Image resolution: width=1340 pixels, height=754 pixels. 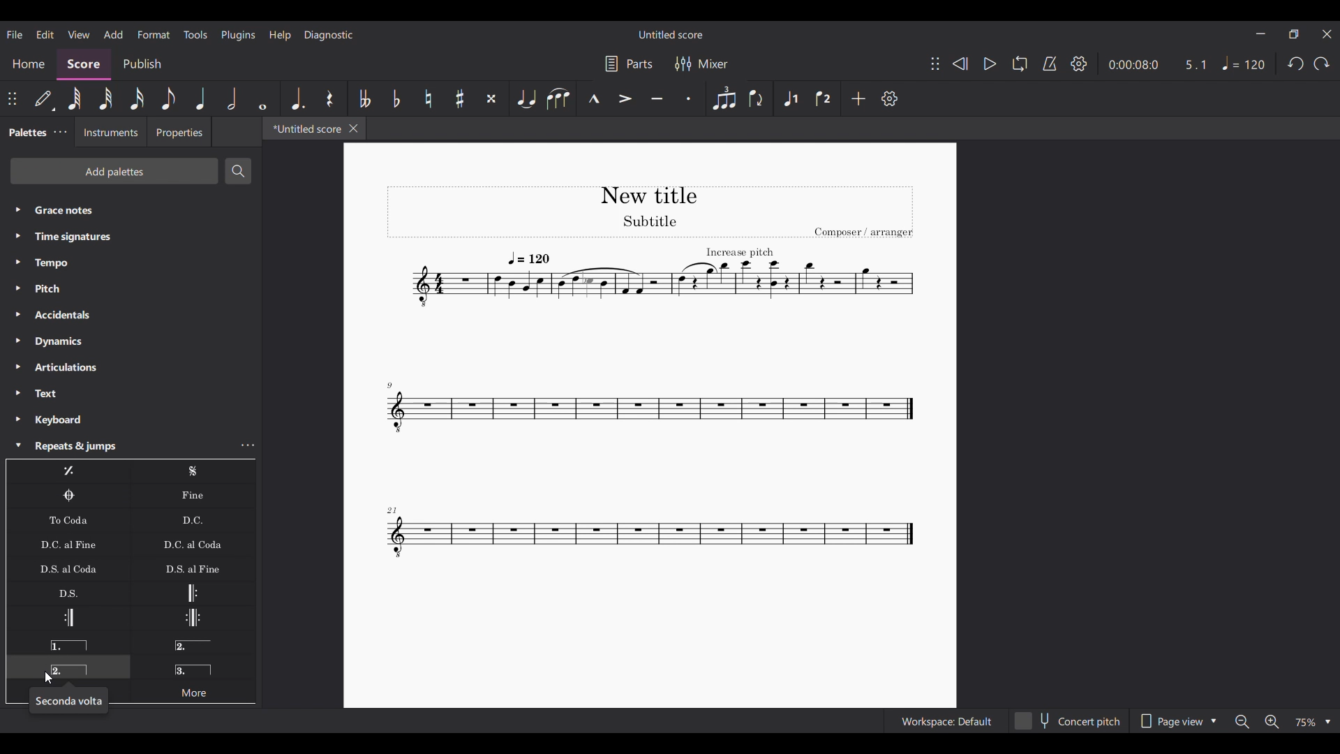 What do you see at coordinates (858, 98) in the screenshot?
I see `Add` at bounding box center [858, 98].